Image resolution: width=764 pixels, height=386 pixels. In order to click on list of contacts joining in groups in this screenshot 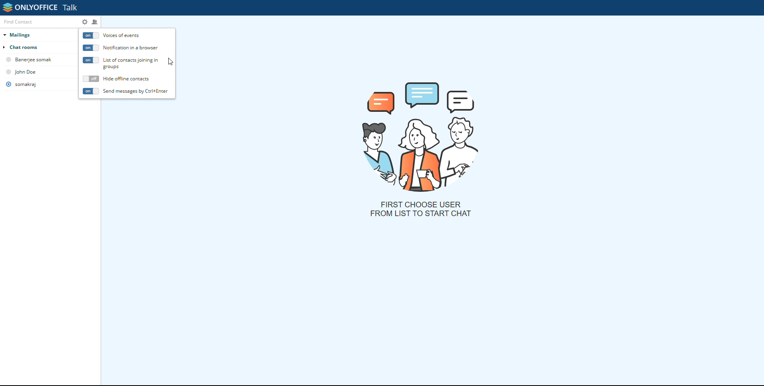, I will do `click(91, 60)`.